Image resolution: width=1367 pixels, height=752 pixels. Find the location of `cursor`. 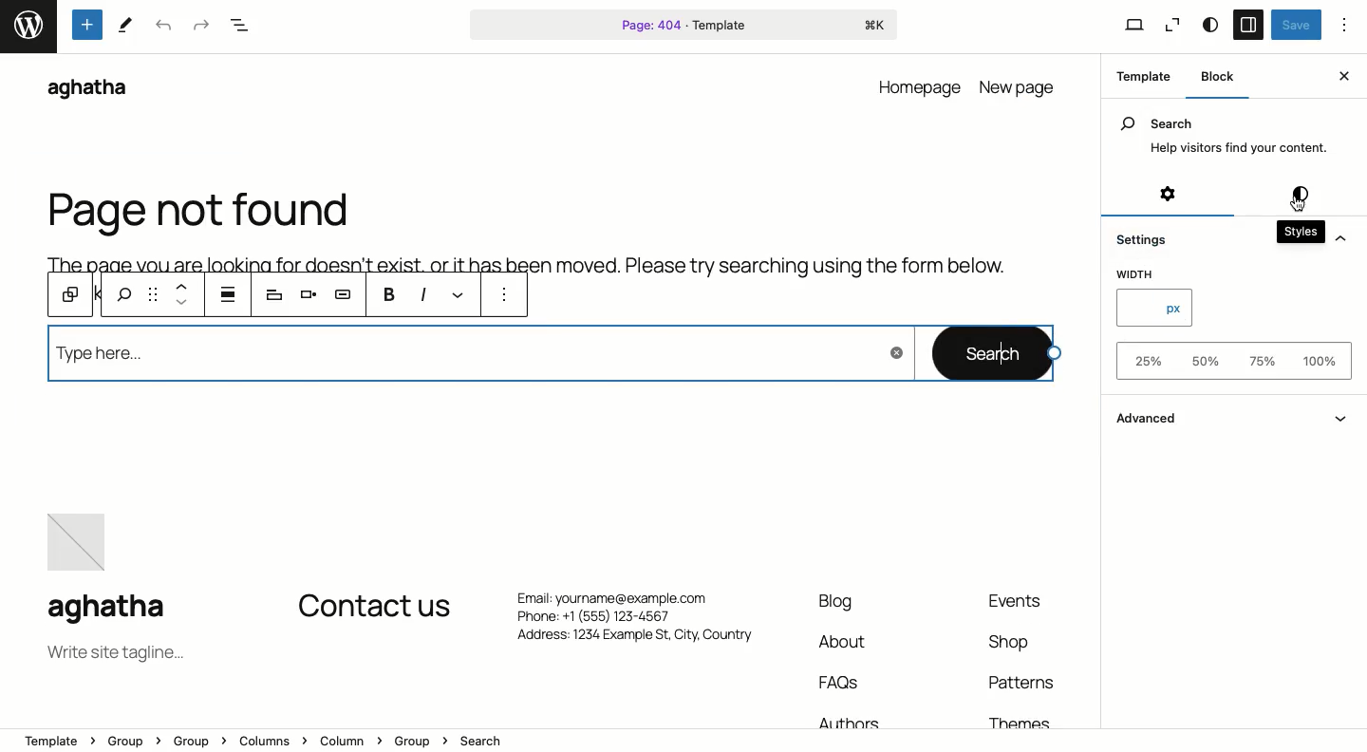

cursor is located at coordinates (1060, 354).